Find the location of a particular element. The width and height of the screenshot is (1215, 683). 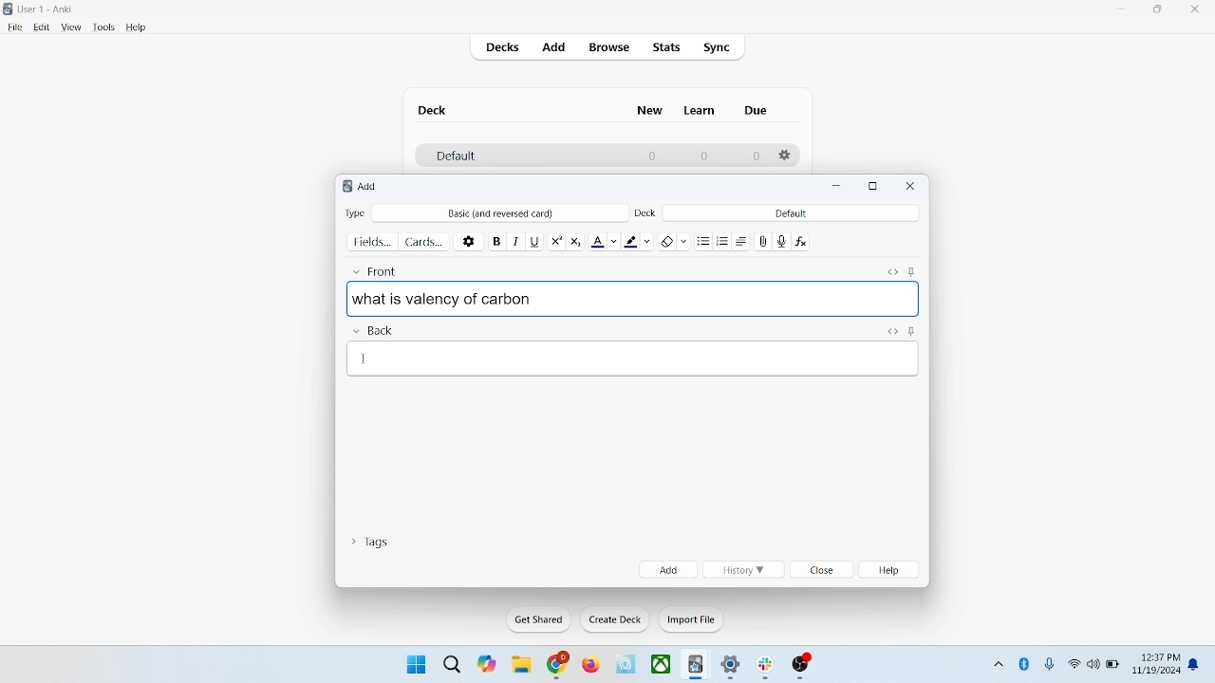

sticky is located at coordinates (911, 330).